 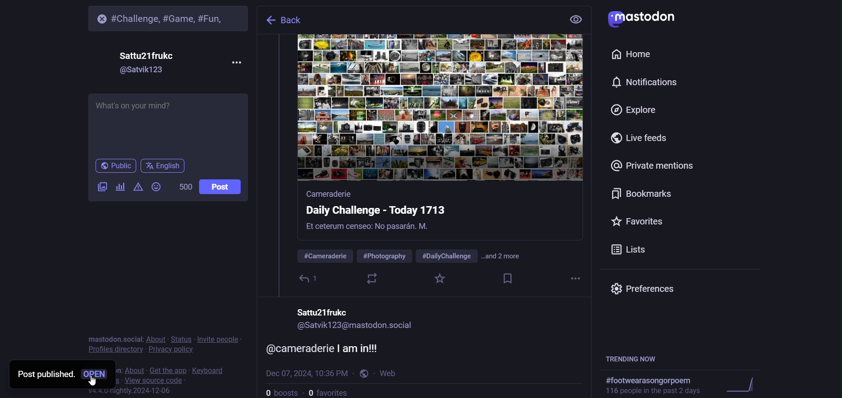 What do you see at coordinates (147, 56) in the screenshot?
I see `name` at bounding box center [147, 56].